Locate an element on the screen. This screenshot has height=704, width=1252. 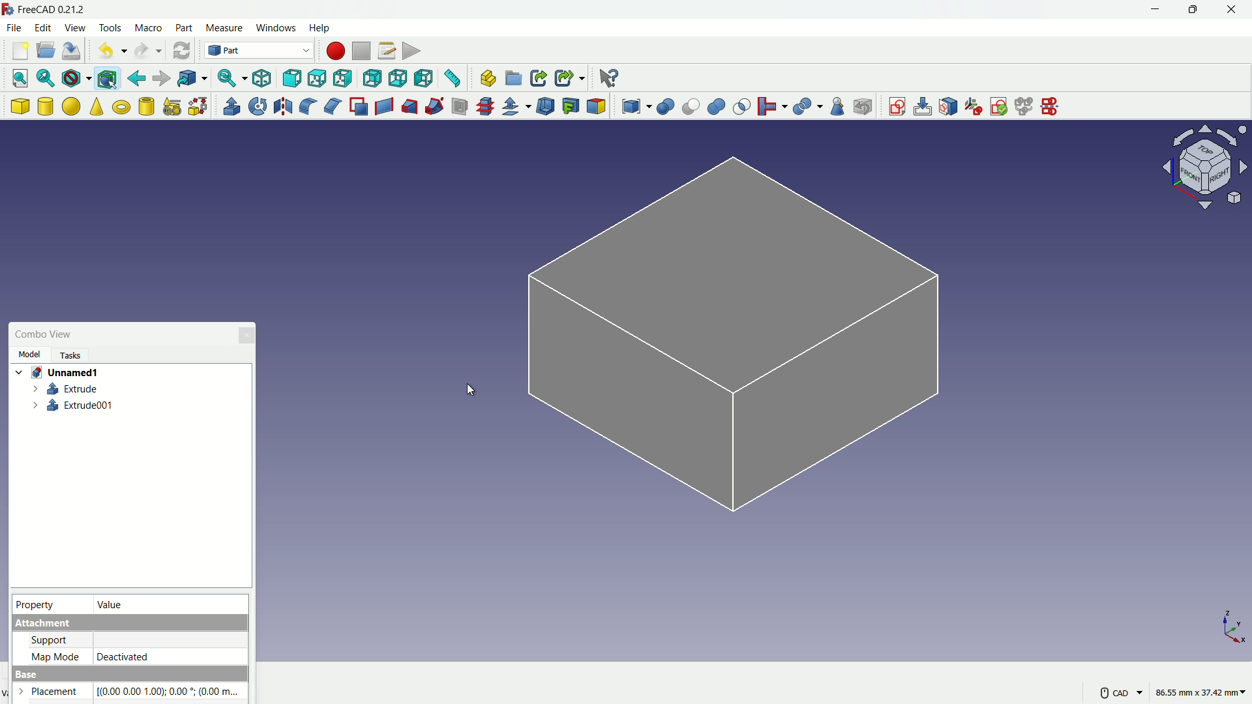
cylinder is located at coordinates (46, 106).